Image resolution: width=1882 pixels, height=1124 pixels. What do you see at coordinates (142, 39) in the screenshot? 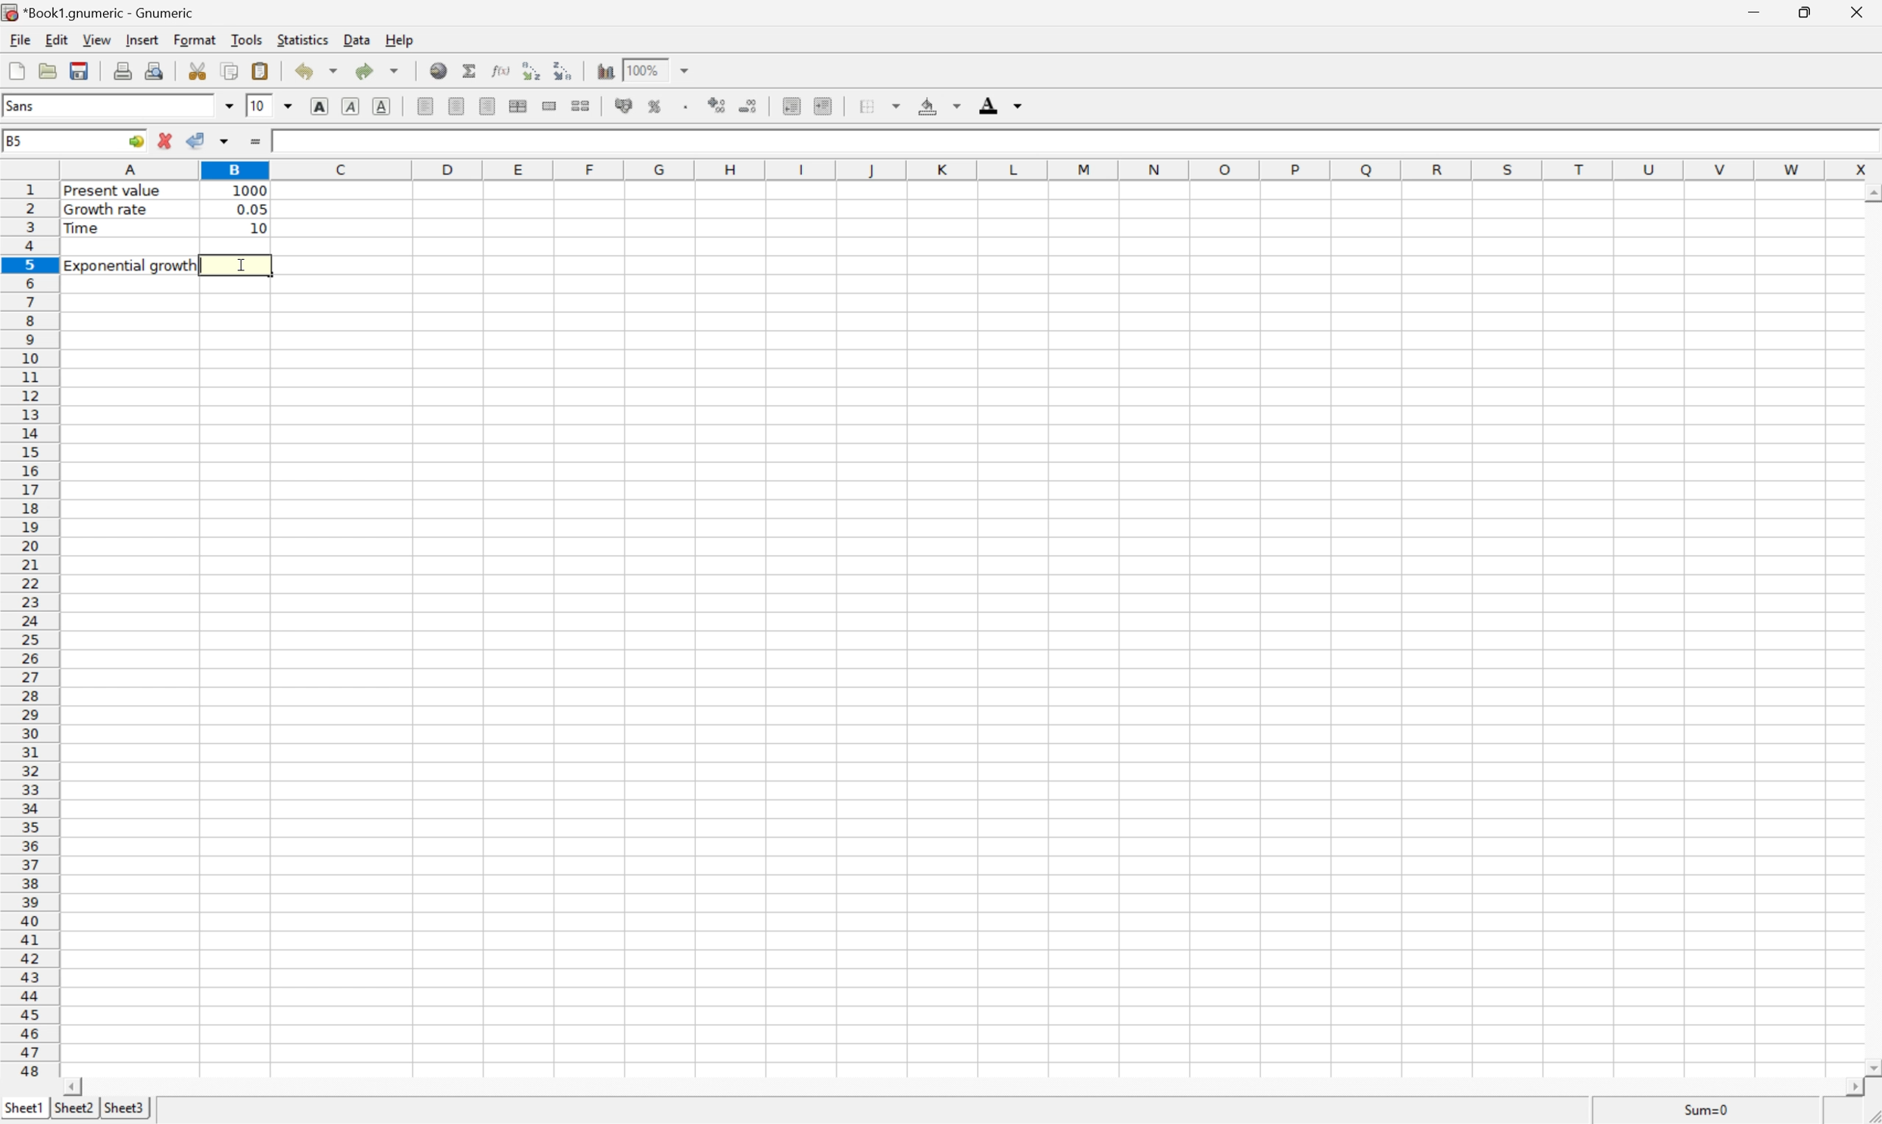
I see `Insert` at bounding box center [142, 39].